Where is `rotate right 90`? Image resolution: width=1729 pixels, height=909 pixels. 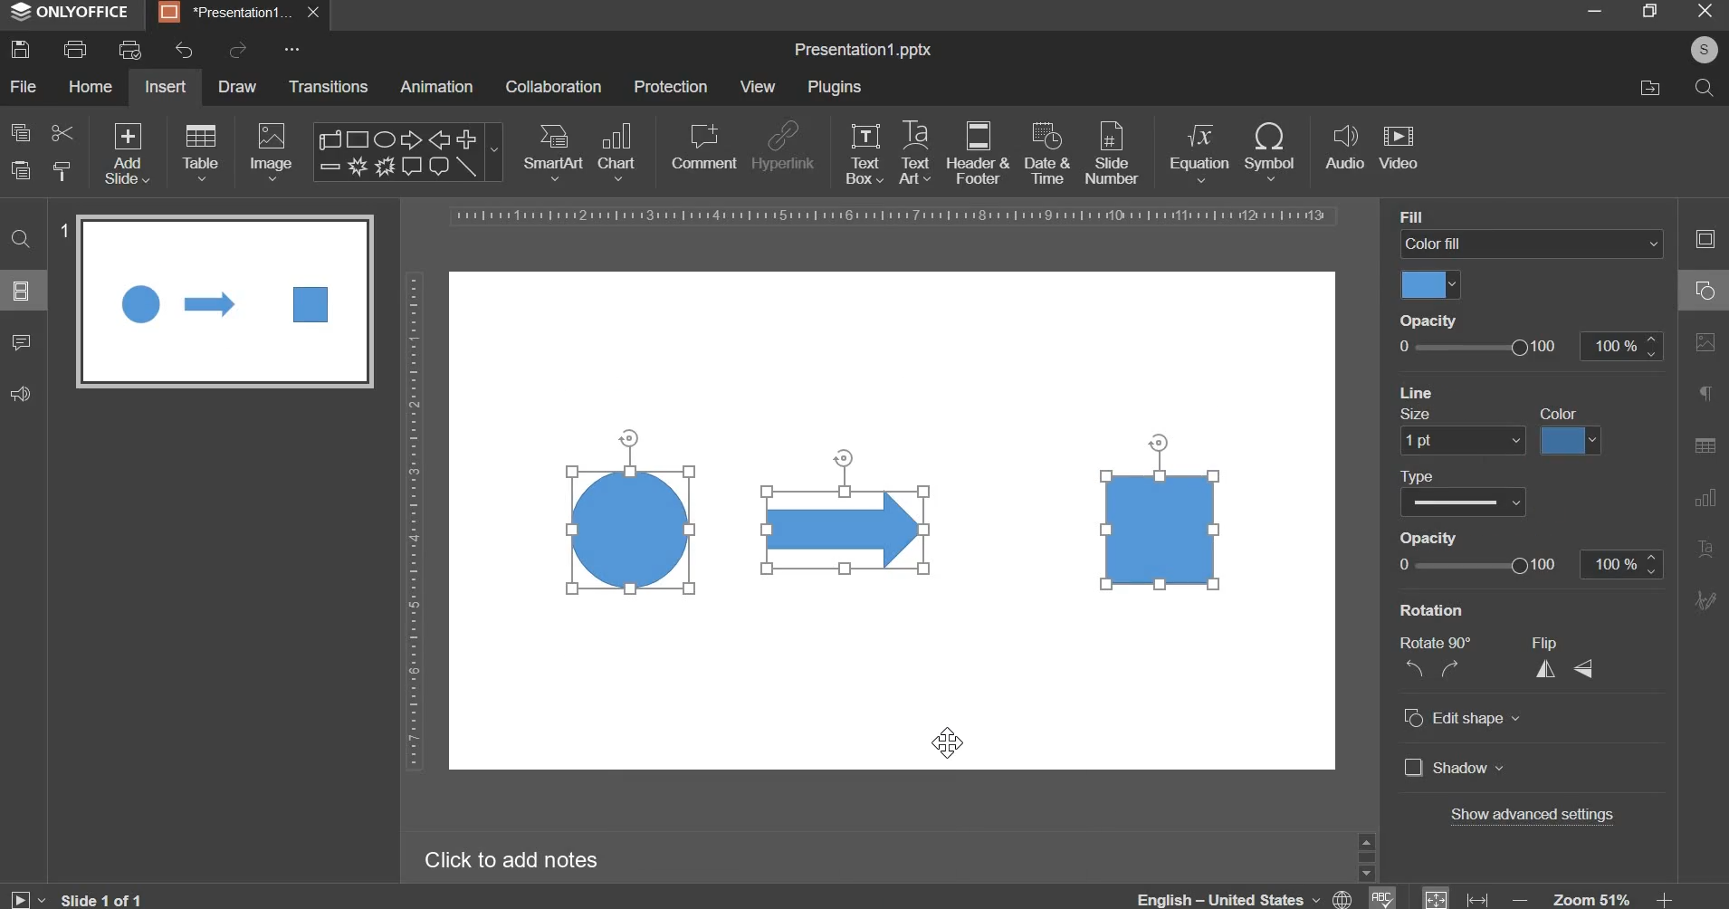 rotate right 90 is located at coordinates (1453, 669).